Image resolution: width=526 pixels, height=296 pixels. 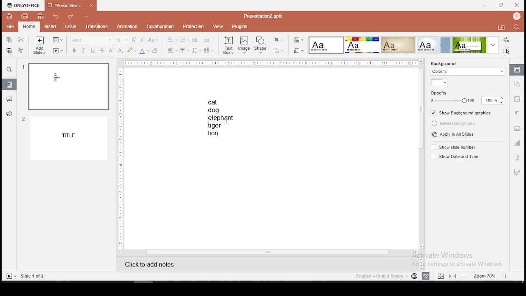 I want to click on image settings, so click(x=517, y=99).